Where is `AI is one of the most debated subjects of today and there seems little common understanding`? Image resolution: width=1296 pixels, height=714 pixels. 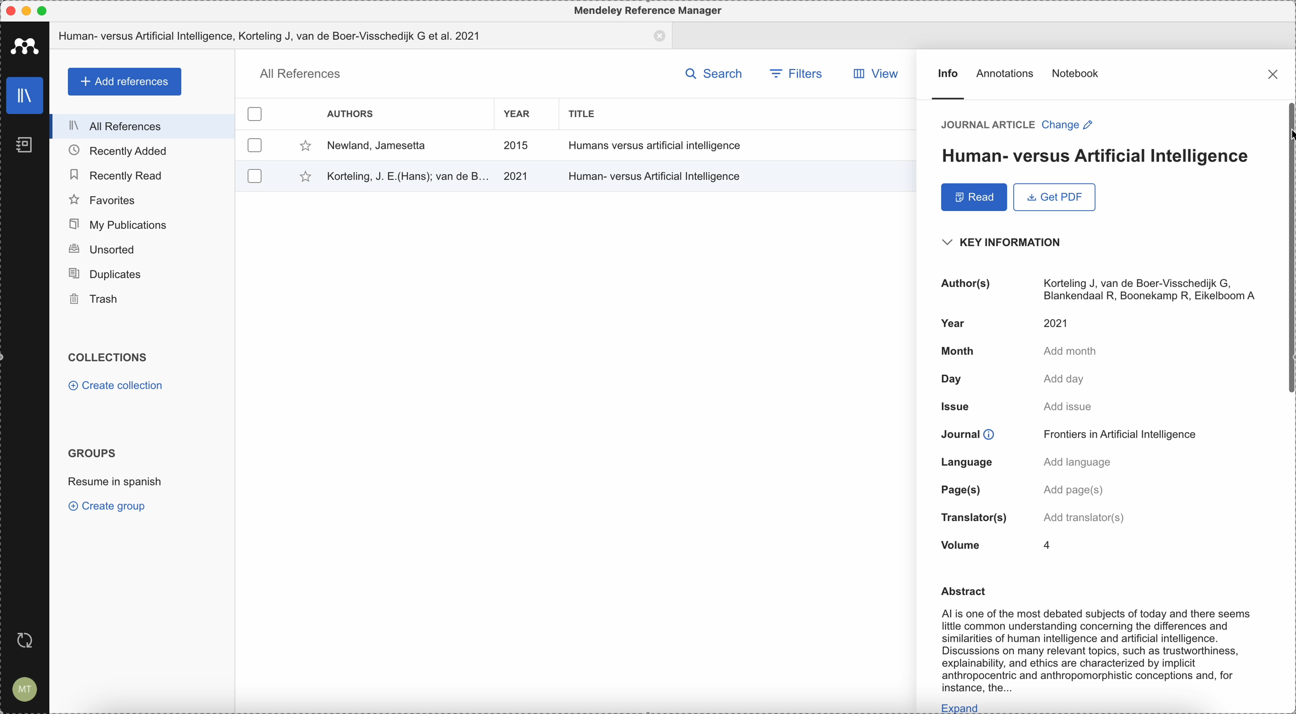 AI is one of the most debated subjects of today and there seems little common understanding is located at coordinates (1093, 650).